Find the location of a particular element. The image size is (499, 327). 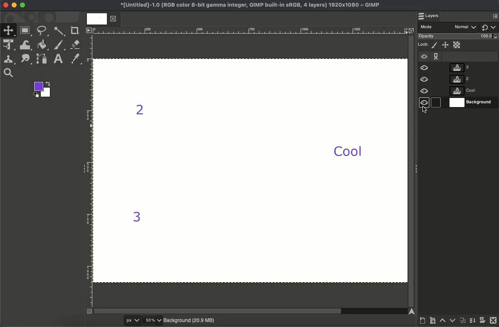

Crop is located at coordinates (75, 30).